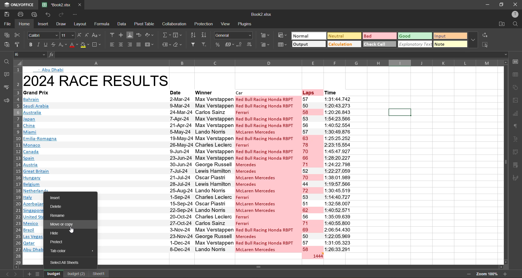 Image resolution: width=522 pixels, height=278 pixels. Describe the element at coordinates (450, 44) in the screenshot. I see `note` at that location.